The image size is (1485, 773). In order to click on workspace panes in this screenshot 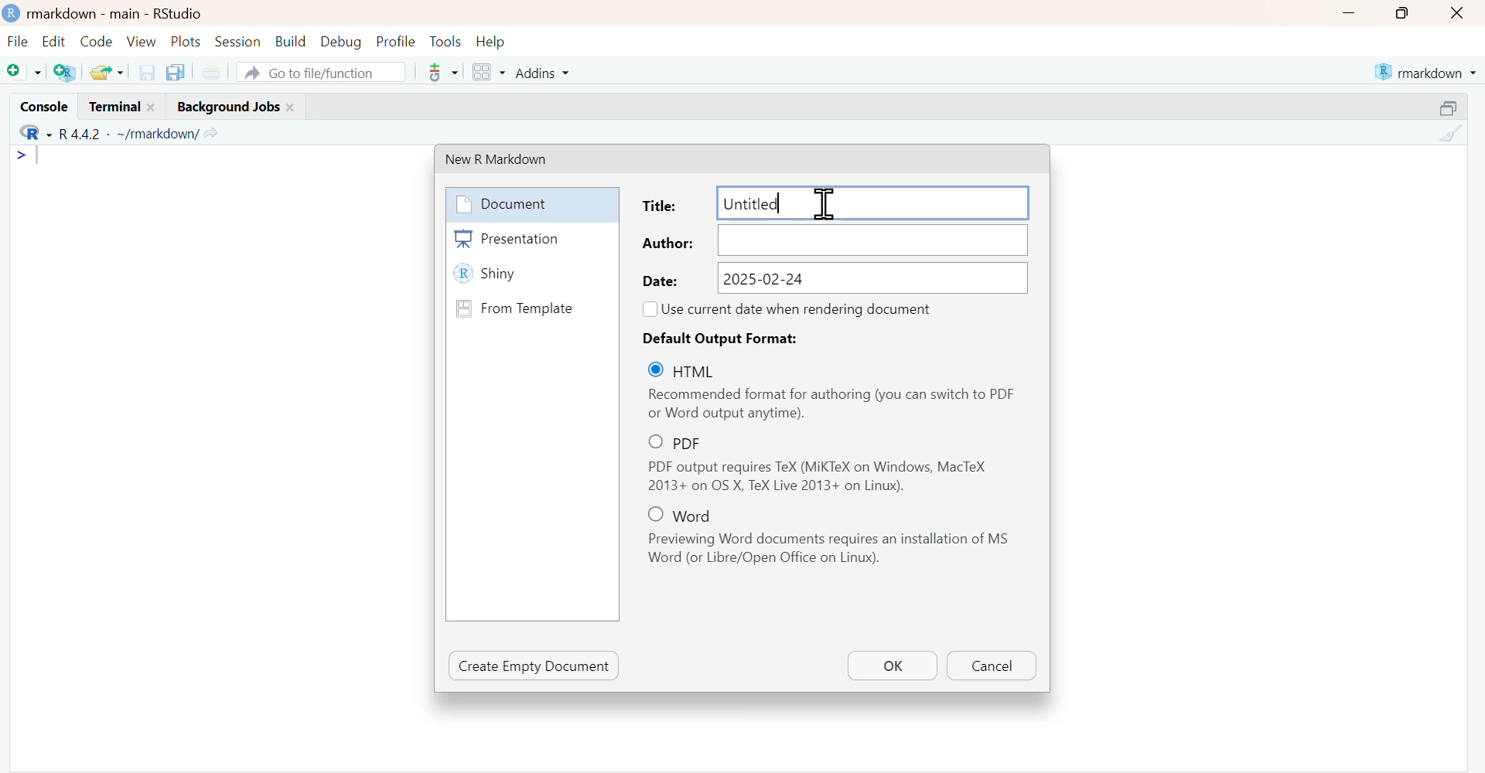, I will do `click(487, 72)`.